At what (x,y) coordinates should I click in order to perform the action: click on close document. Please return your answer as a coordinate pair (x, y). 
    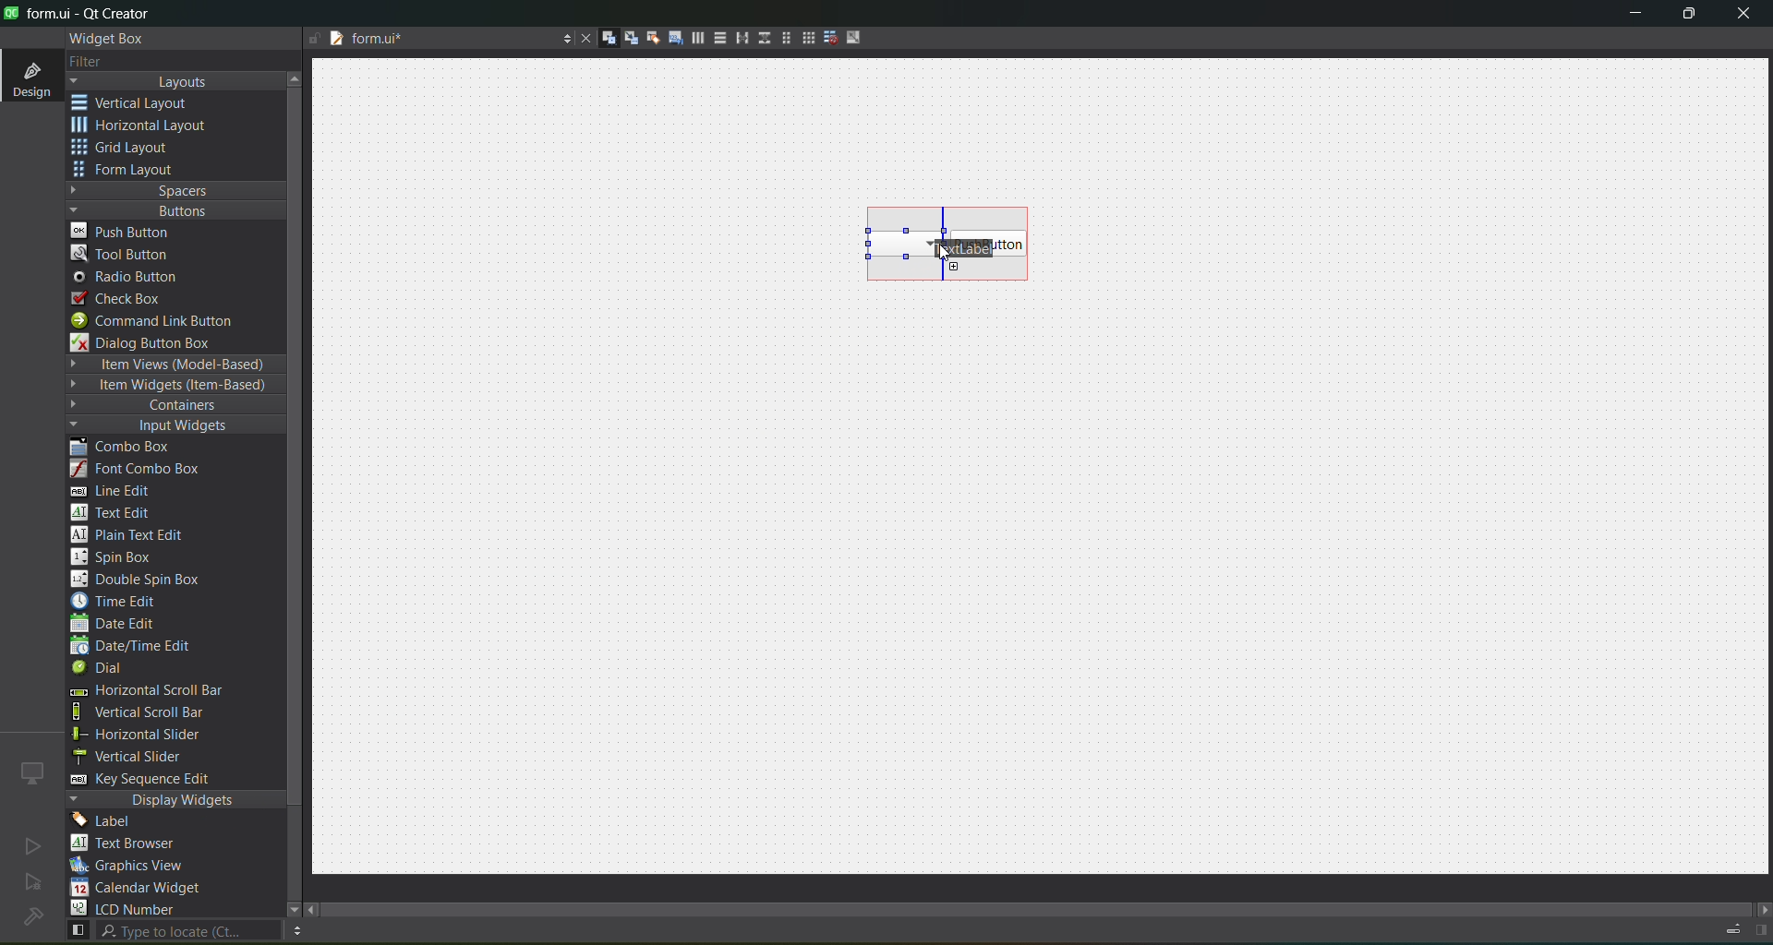
    Looking at the image, I should click on (582, 40).